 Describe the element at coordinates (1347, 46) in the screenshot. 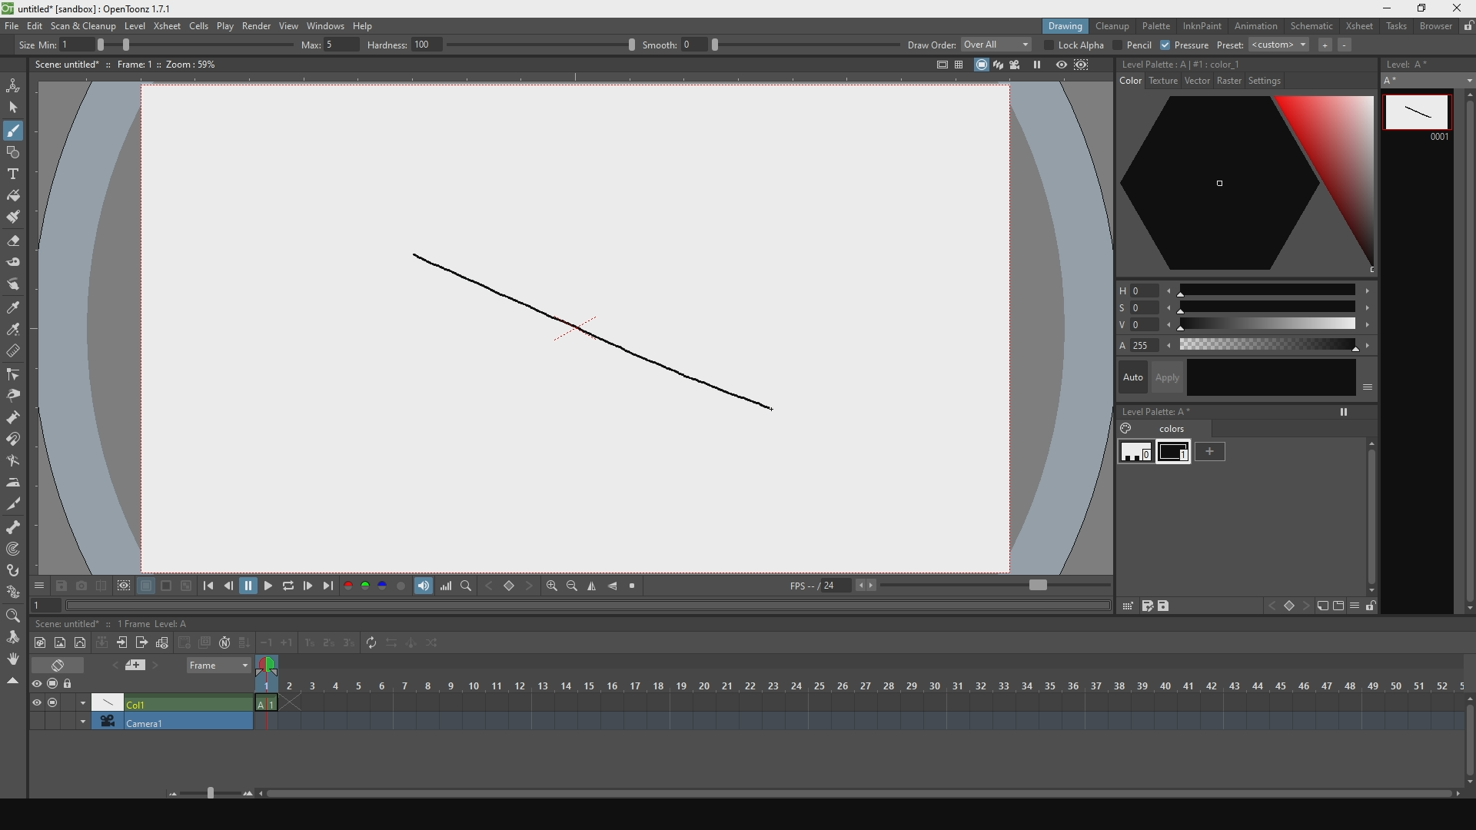

I see `` at that location.